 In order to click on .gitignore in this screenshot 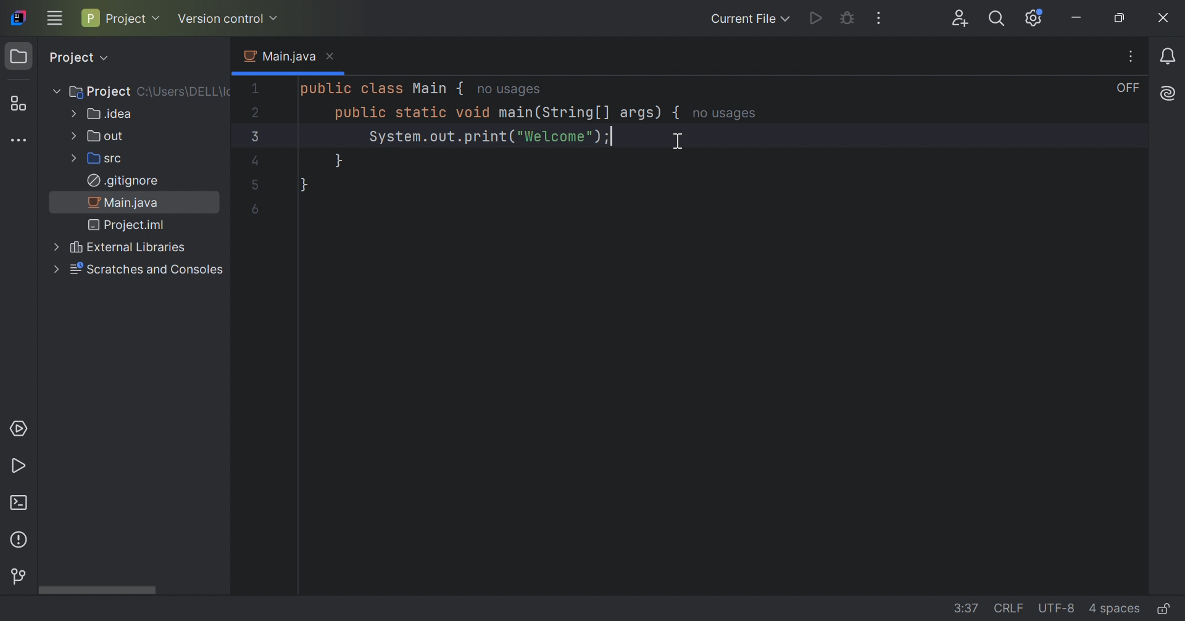, I will do `click(122, 181)`.